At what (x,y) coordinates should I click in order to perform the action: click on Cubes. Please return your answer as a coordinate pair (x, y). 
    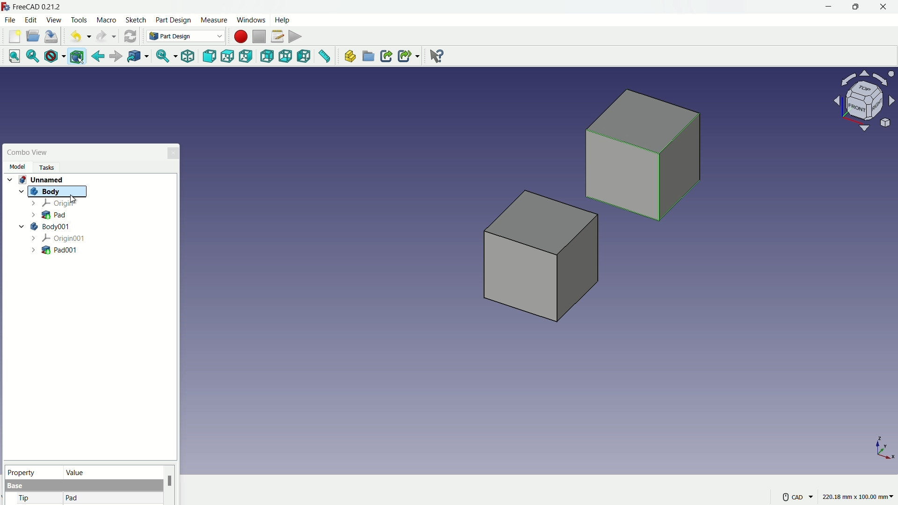
    Looking at the image, I should click on (580, 211).